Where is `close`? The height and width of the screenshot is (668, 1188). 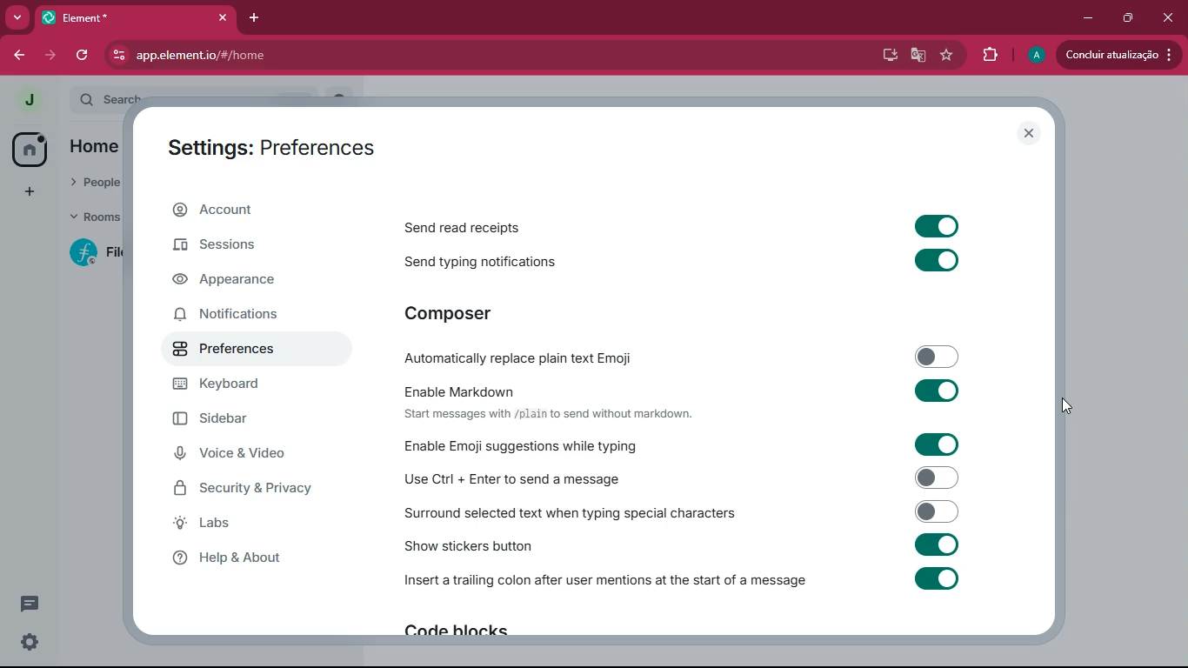 close is located at coordinates (1028, 135).